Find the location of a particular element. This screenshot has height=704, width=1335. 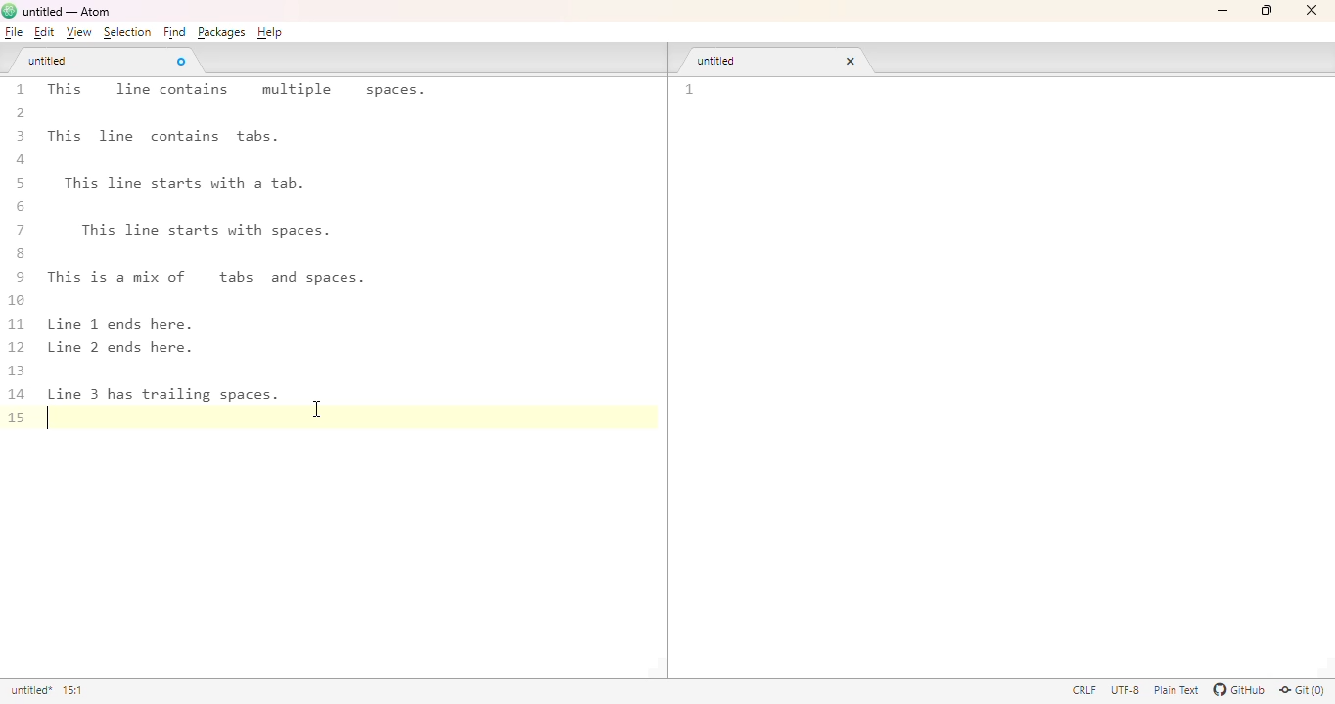

minimize is located at coordinates (1224, 11).